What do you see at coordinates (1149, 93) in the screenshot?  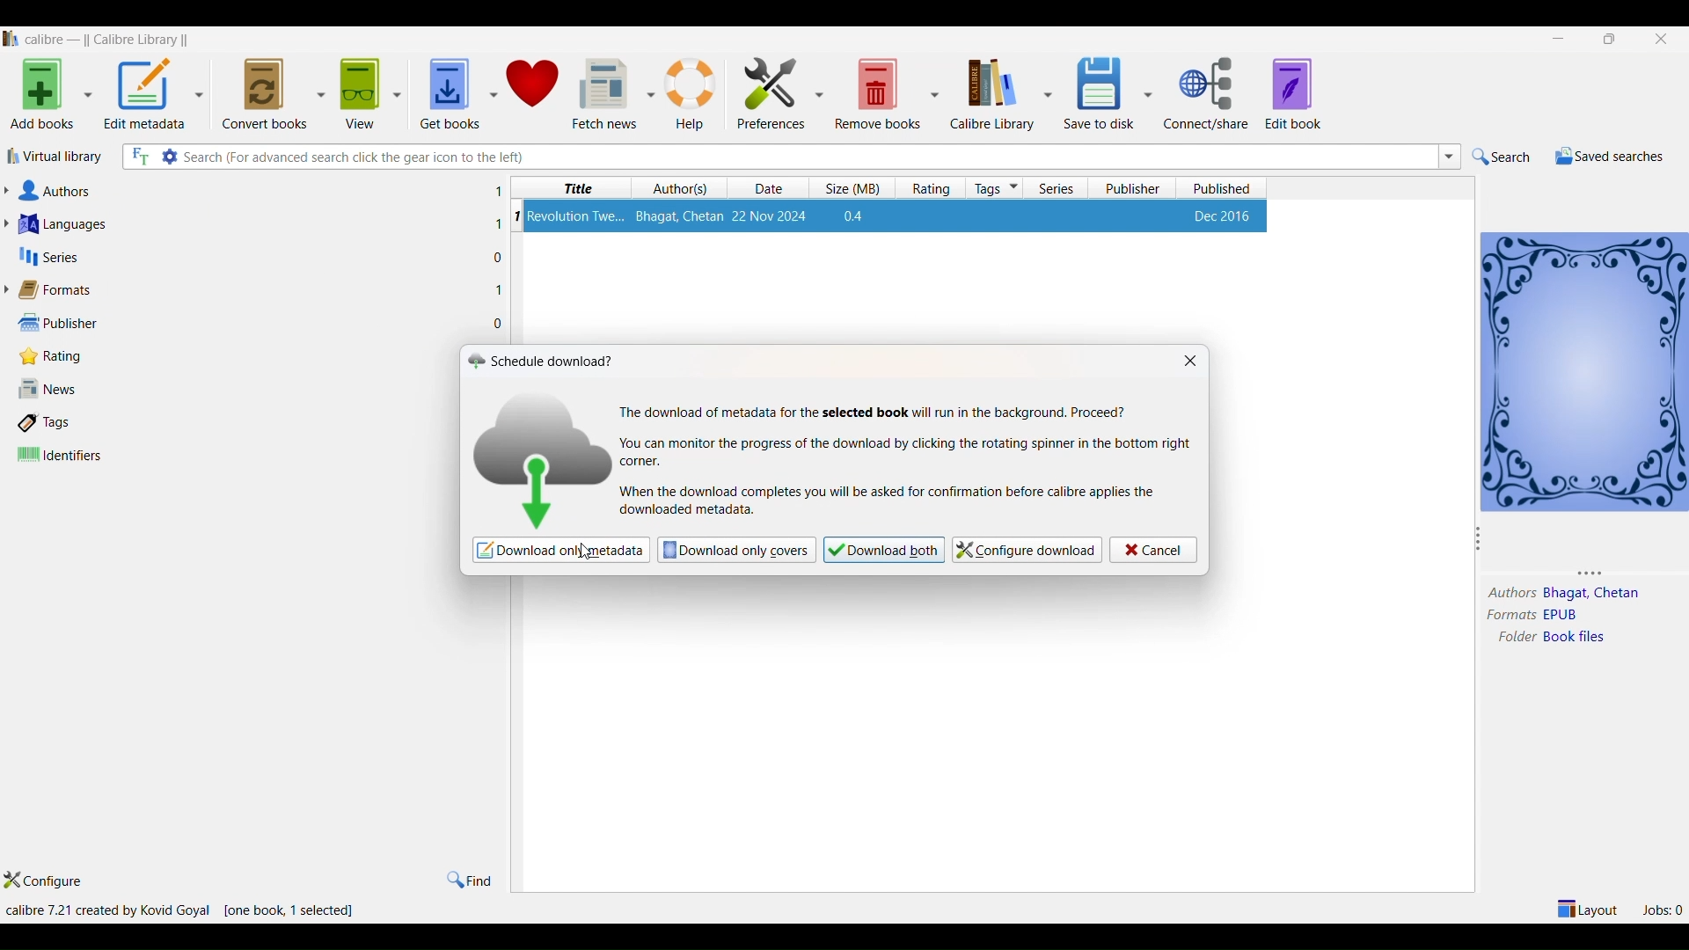 I see `save to disc options dropdown button` at bounding box center [1149, 93].